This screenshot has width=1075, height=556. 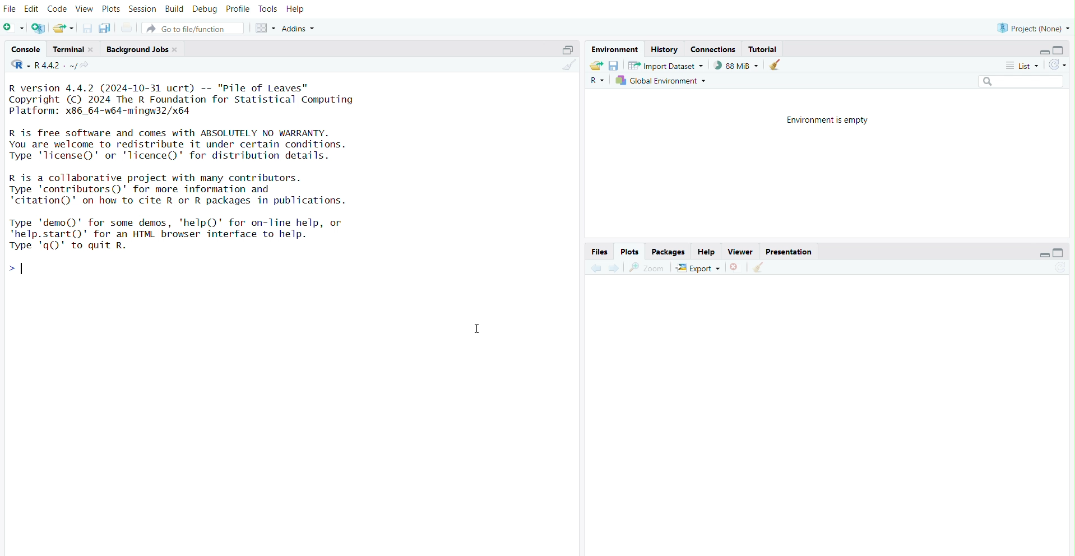 I want to click on terminal, so click(x=66, y=48).